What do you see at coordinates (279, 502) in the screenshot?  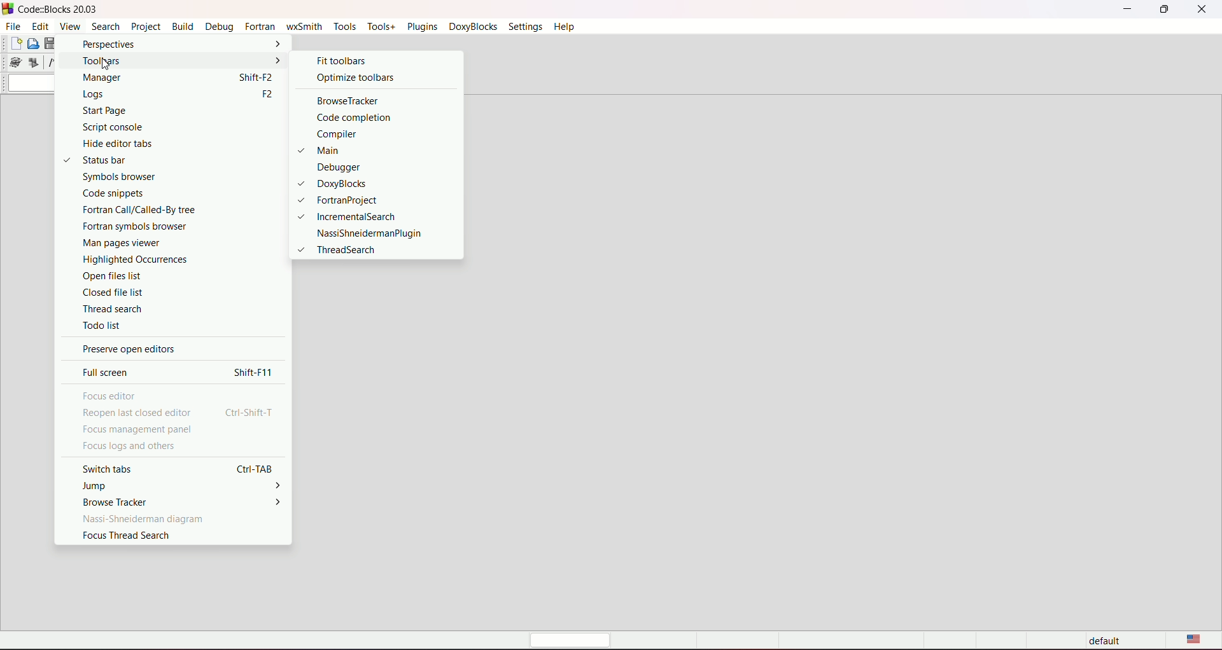 I see `arrow` at bounding box center [279, 502].